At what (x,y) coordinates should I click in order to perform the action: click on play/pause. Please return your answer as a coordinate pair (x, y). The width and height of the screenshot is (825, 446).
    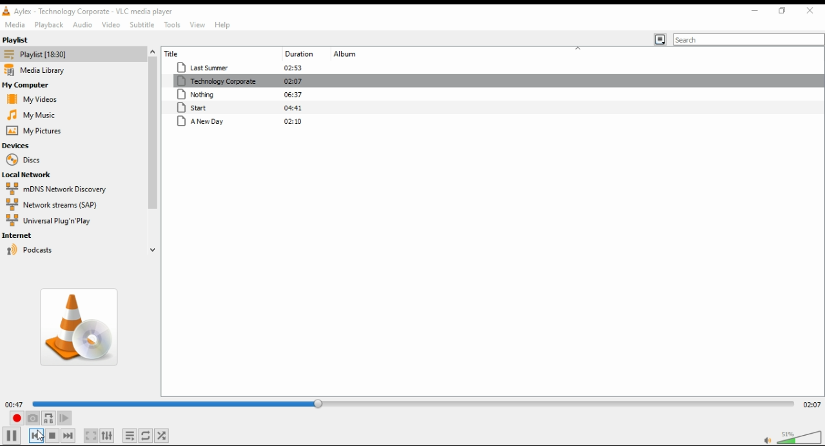
    Looking at the image, I should click on (12, 435).